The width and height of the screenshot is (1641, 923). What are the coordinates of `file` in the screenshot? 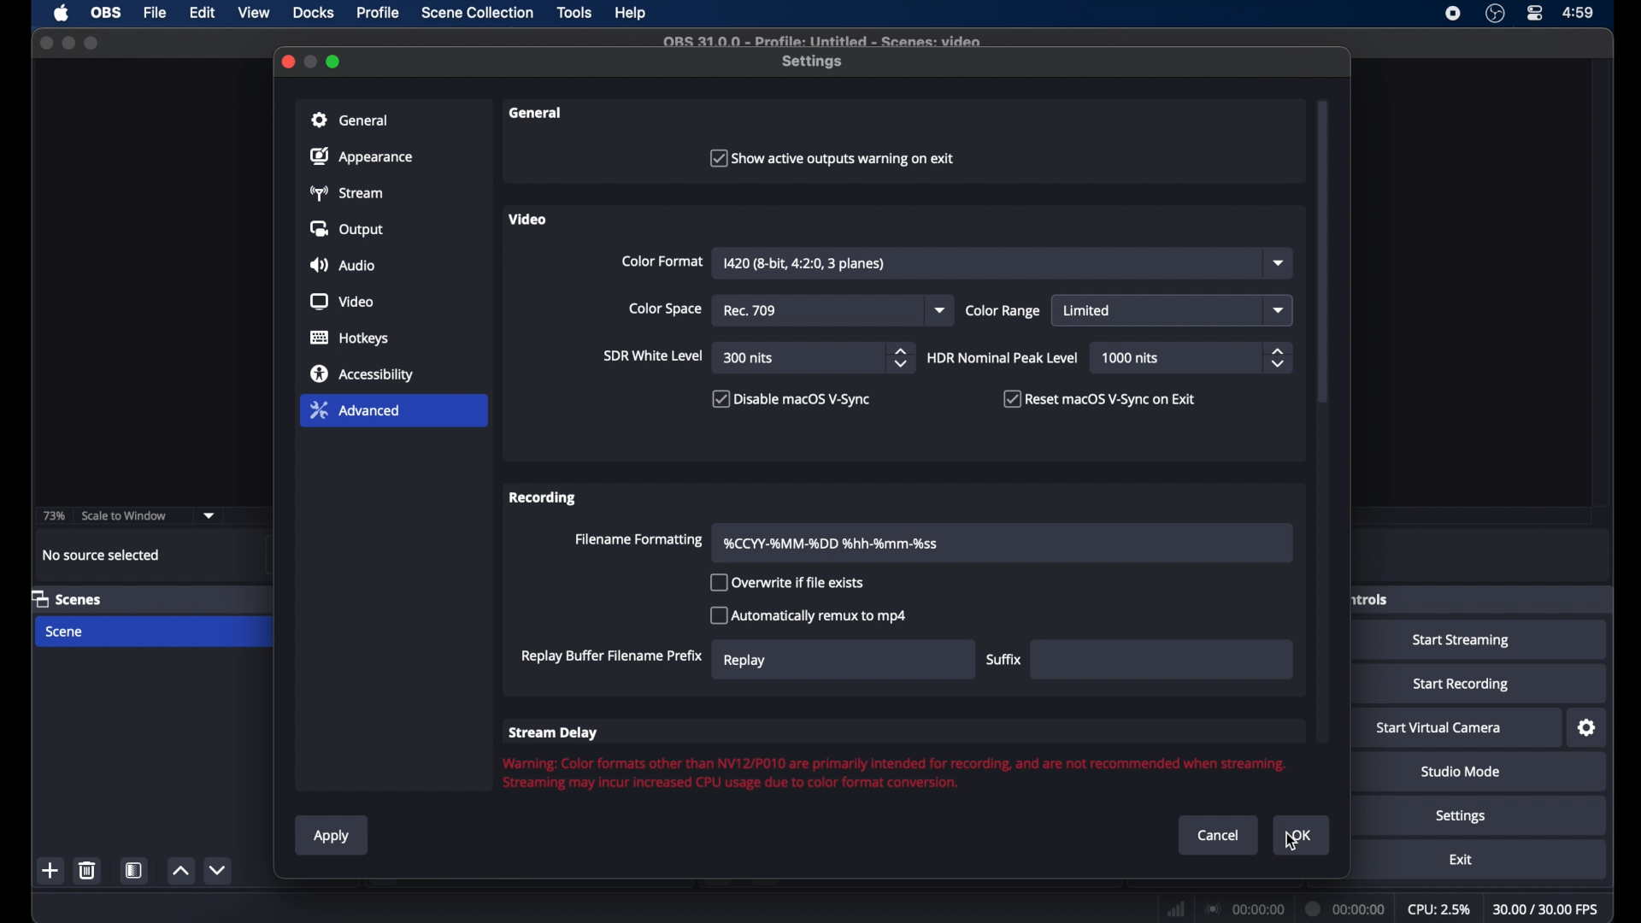 It's located at (157, 12).